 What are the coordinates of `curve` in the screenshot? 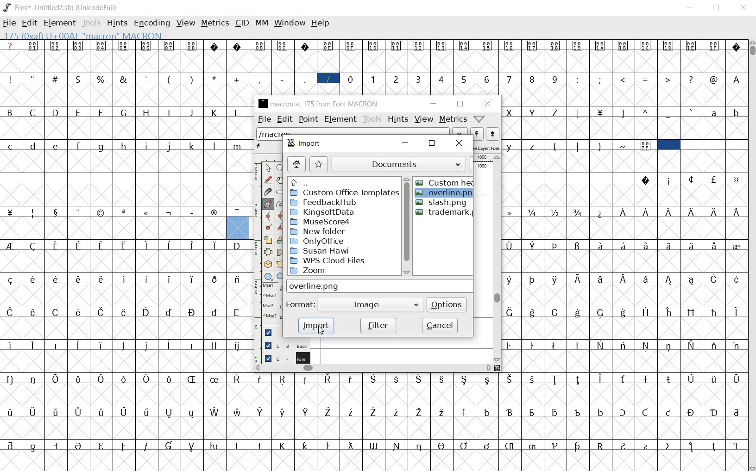 It's located at (266, 216).